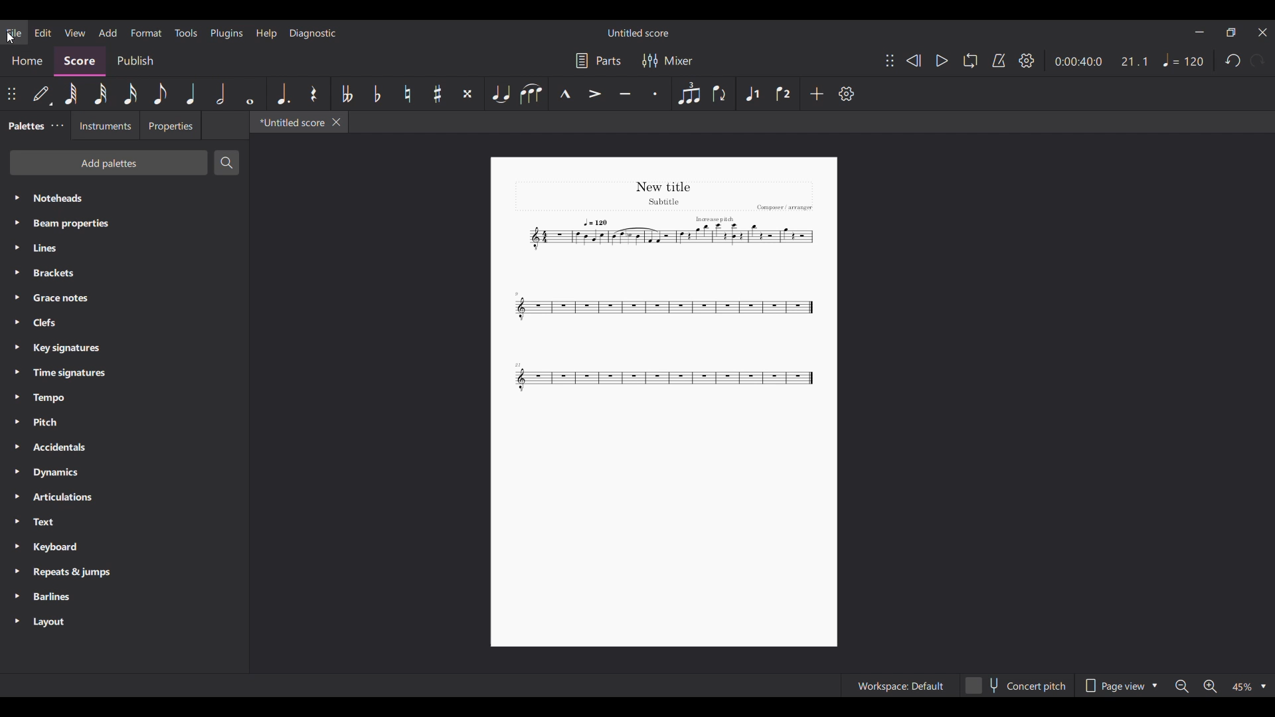 This screenshot has width=1275, height=717. What do you see at coordinates (816, 94) in the screenshot?
I see `Add` at bounding box center [816, 94].